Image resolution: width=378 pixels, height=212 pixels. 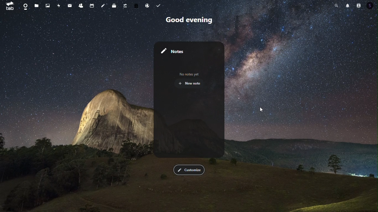 What do you see at coordinates (159, 5) in the screenshot?
I see `task` at bounding box center [159, 5].